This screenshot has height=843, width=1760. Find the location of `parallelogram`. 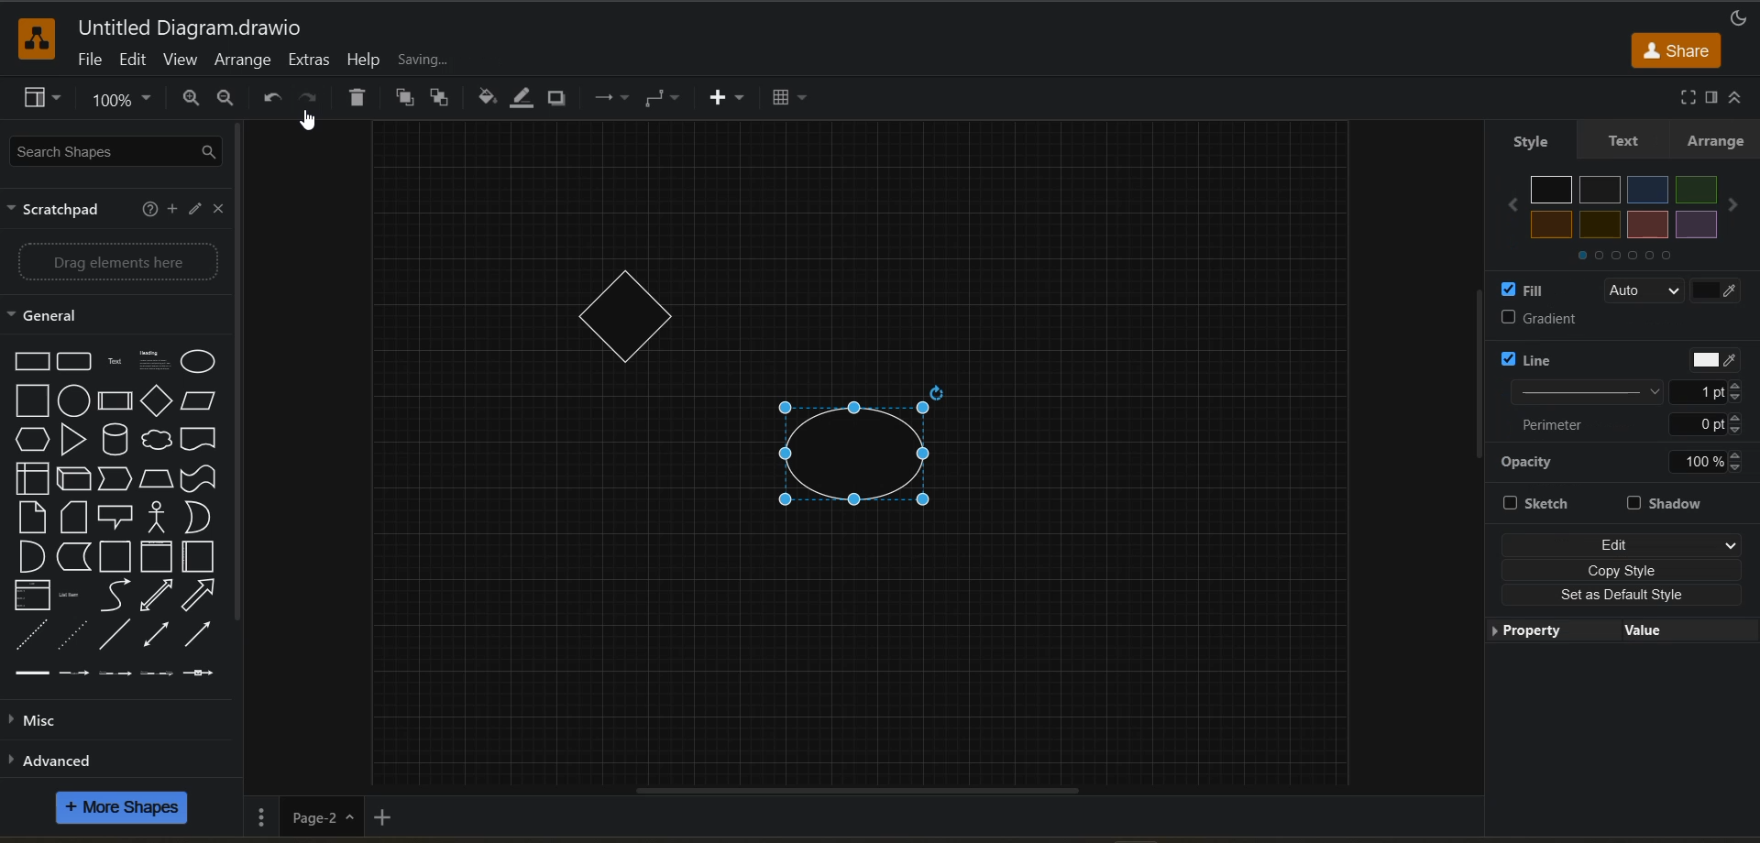

parallelogram is located at coordinates (197, 402).